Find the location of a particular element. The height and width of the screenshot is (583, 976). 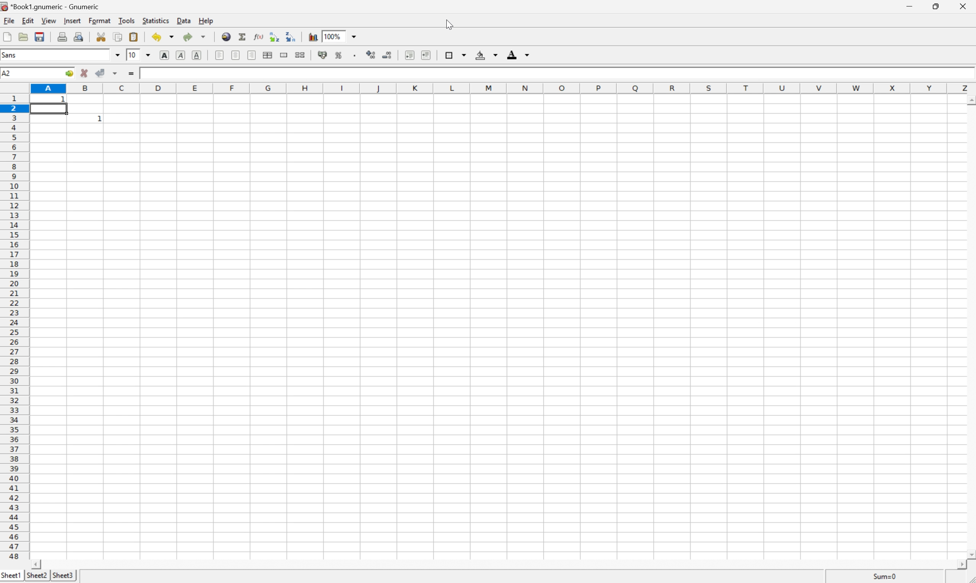

help is located at coordinates (205, 21).